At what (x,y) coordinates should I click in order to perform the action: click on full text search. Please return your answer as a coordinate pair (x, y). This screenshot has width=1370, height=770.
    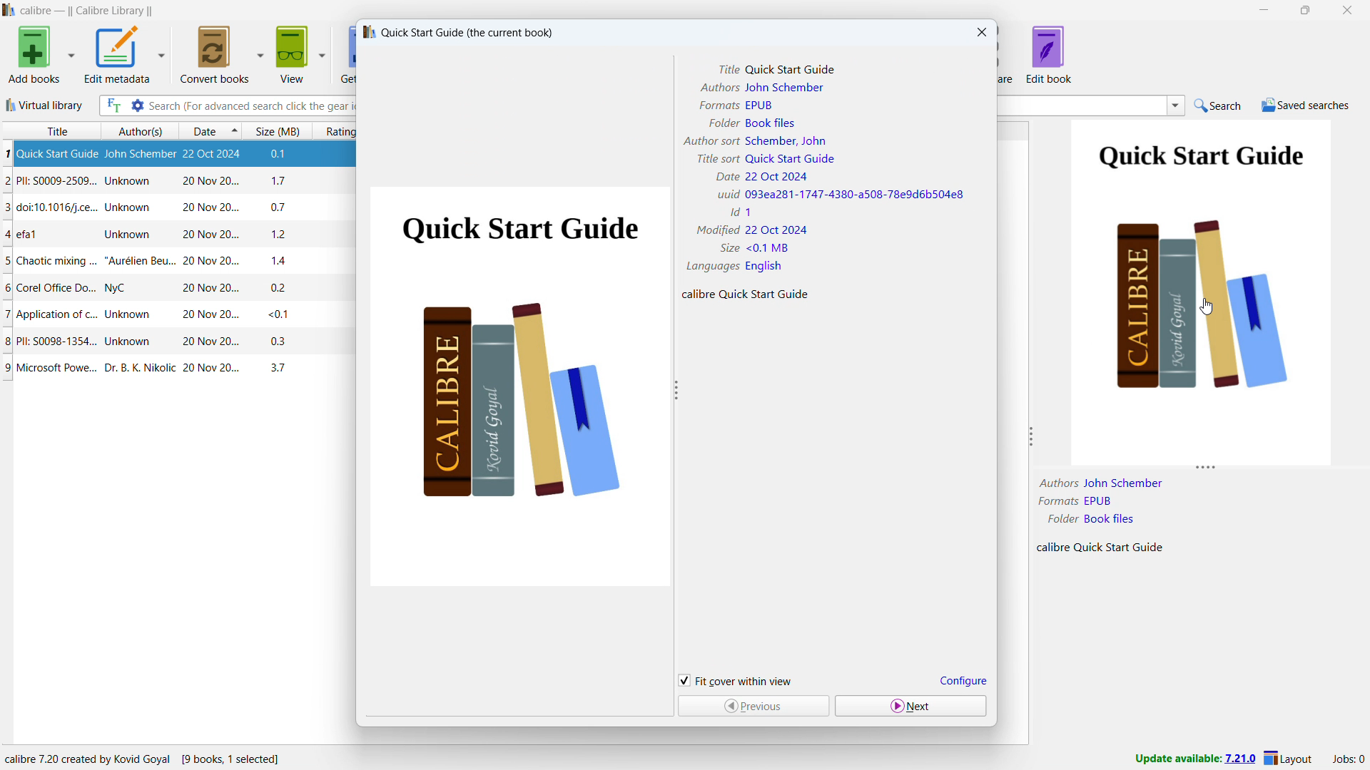
    Looking at the image, I should click on (112, 106).